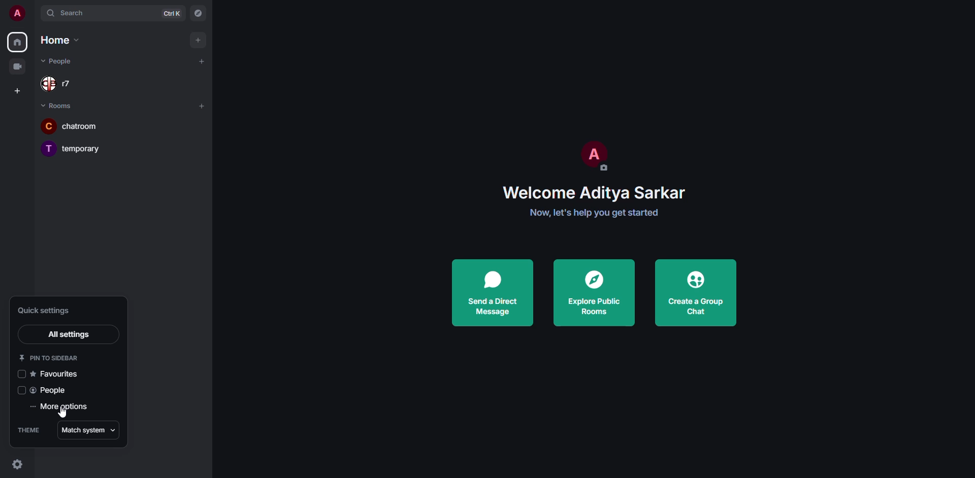 The height and width of the screenshot is (478, 975). What do you see at coordinates (52, 311) in the screenshot?
I see `quick settings` at bounding box center [52, 311].